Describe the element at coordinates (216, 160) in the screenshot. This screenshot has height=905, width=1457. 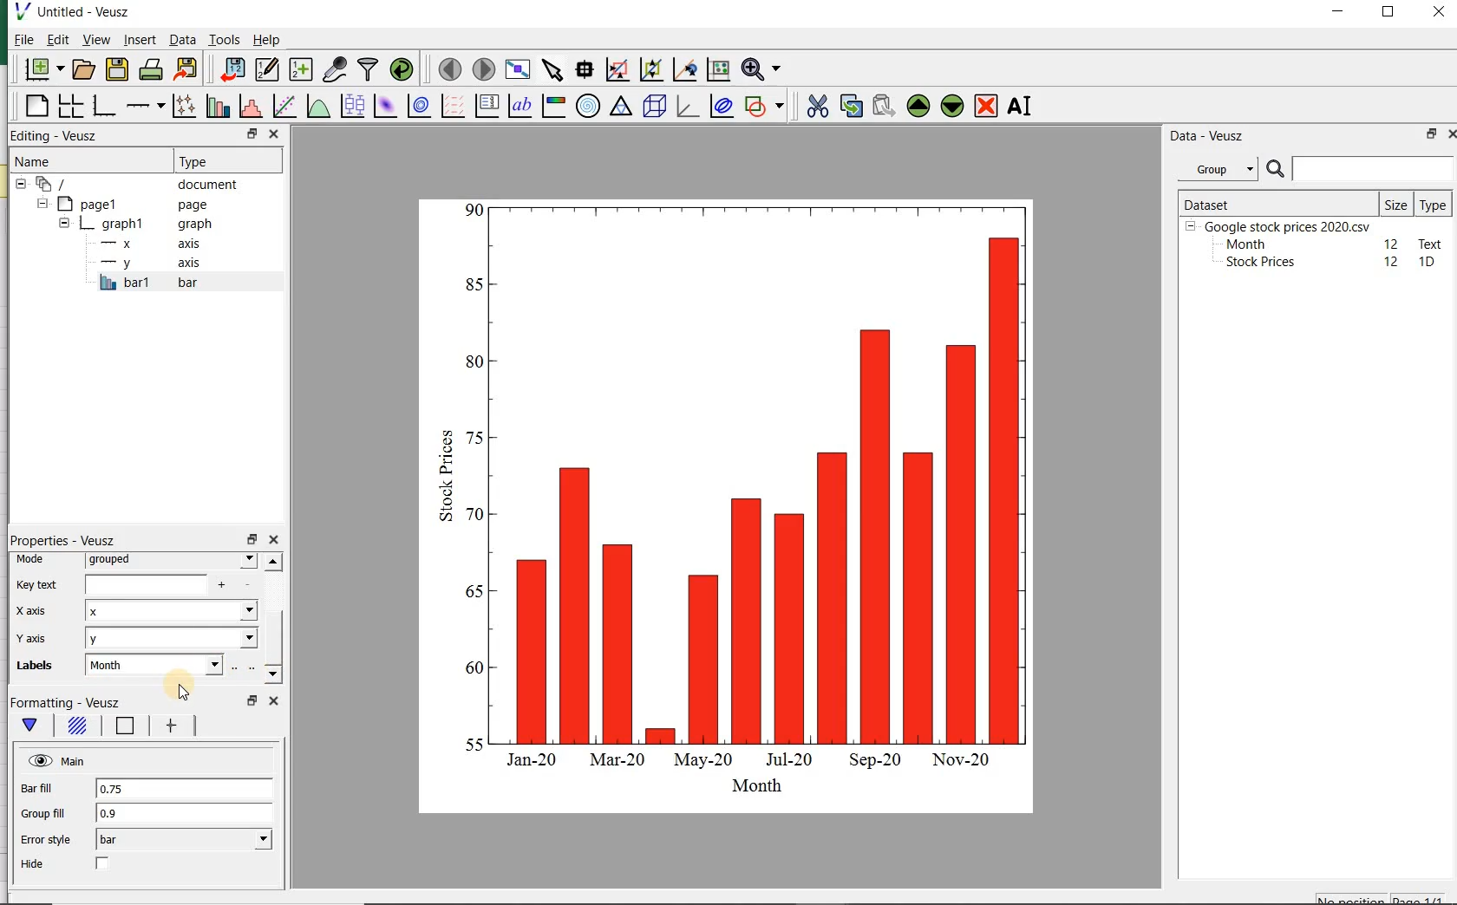
I see `Type` at that location.